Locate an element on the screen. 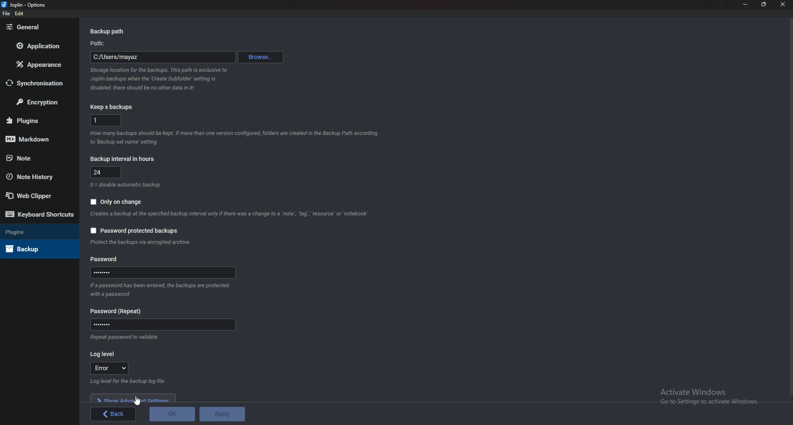 The height and width of the screenshot is (425, 793). info is located at coordinates (125, 185).